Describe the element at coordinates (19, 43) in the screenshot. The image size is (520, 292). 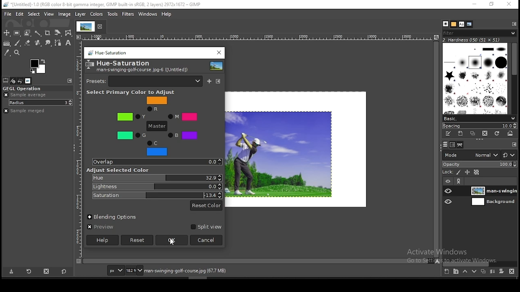
I see `brush tool` at that location.